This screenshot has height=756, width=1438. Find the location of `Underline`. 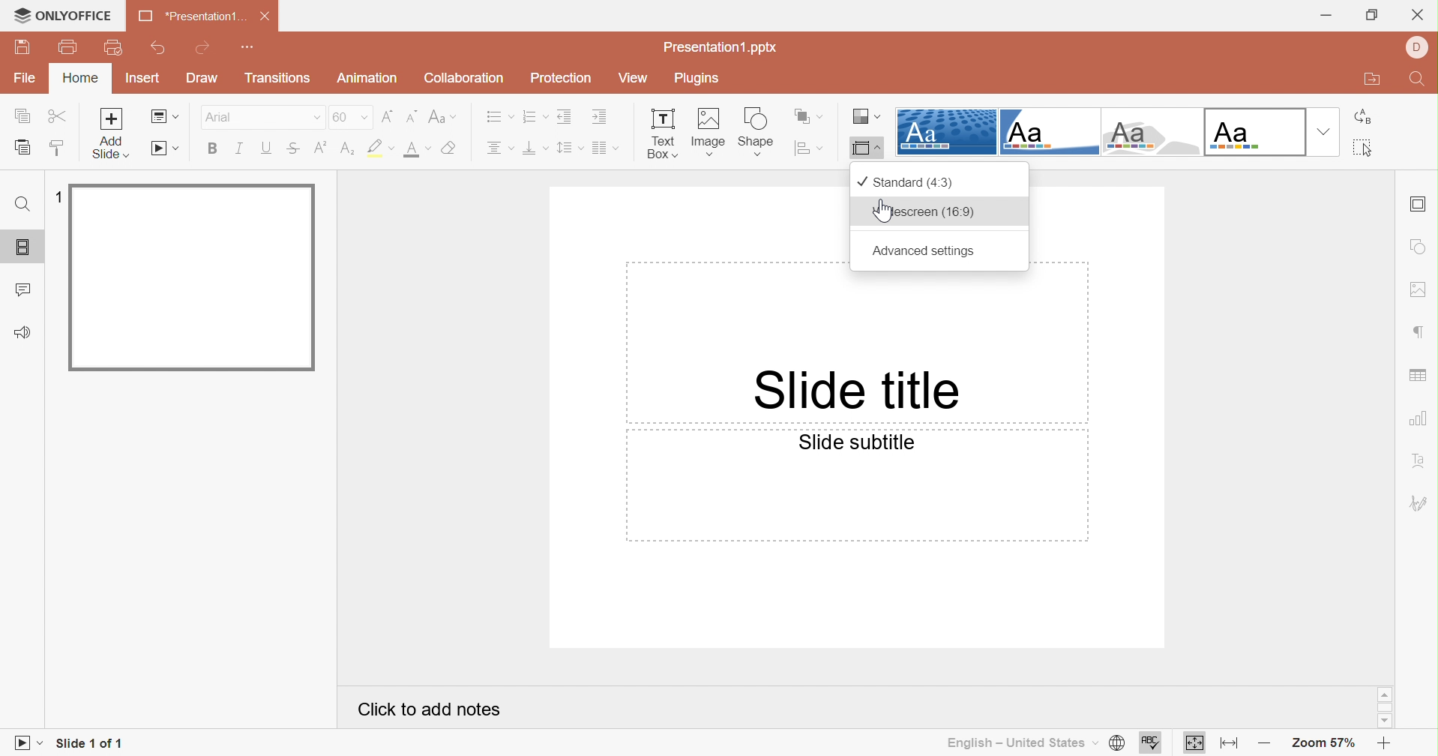

Underline is located at coordinates (265, 147).